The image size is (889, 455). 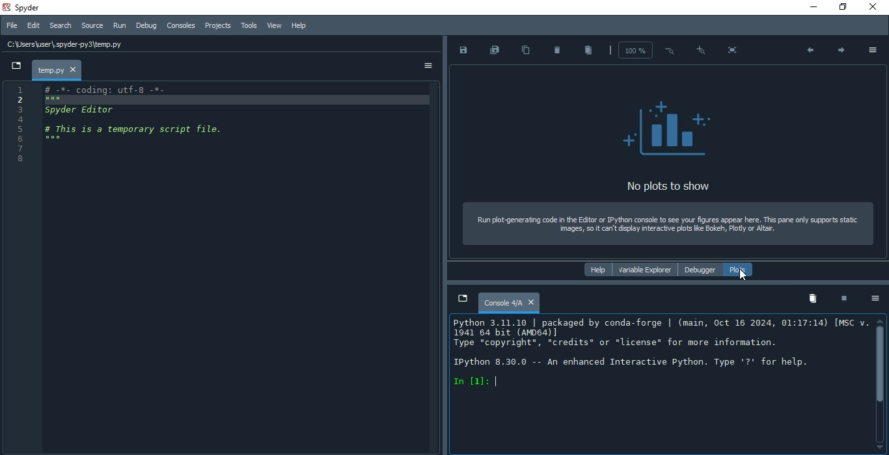 I want to click on full screen, so click(x=735, y=50).